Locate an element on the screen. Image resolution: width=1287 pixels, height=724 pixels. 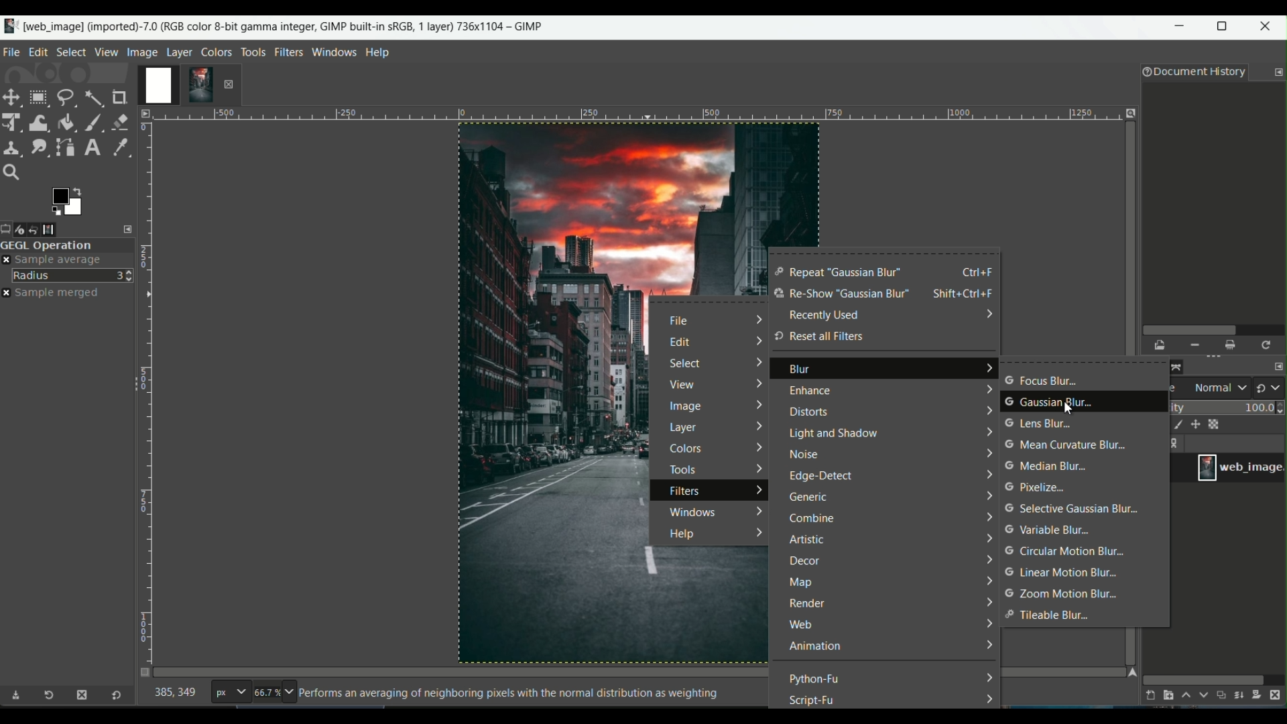
web is located at coordinates (802, 625).